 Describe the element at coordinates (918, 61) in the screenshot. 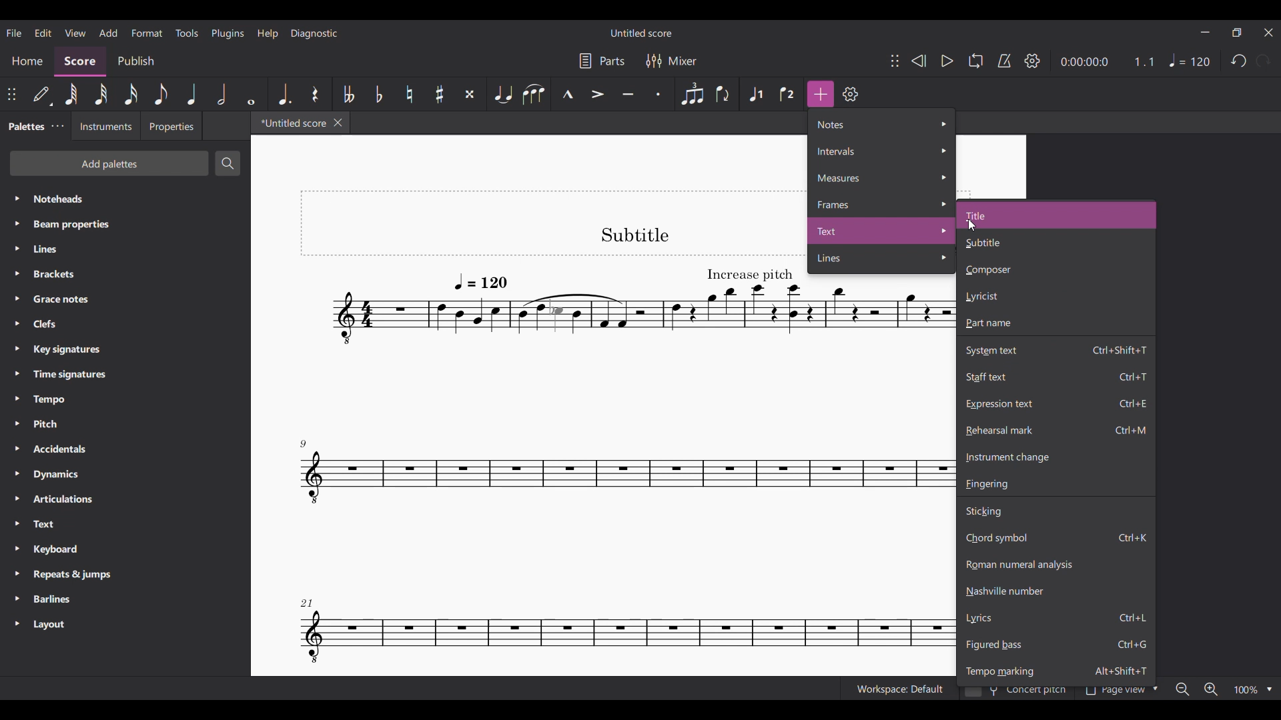

I see `Rewind` at that location.